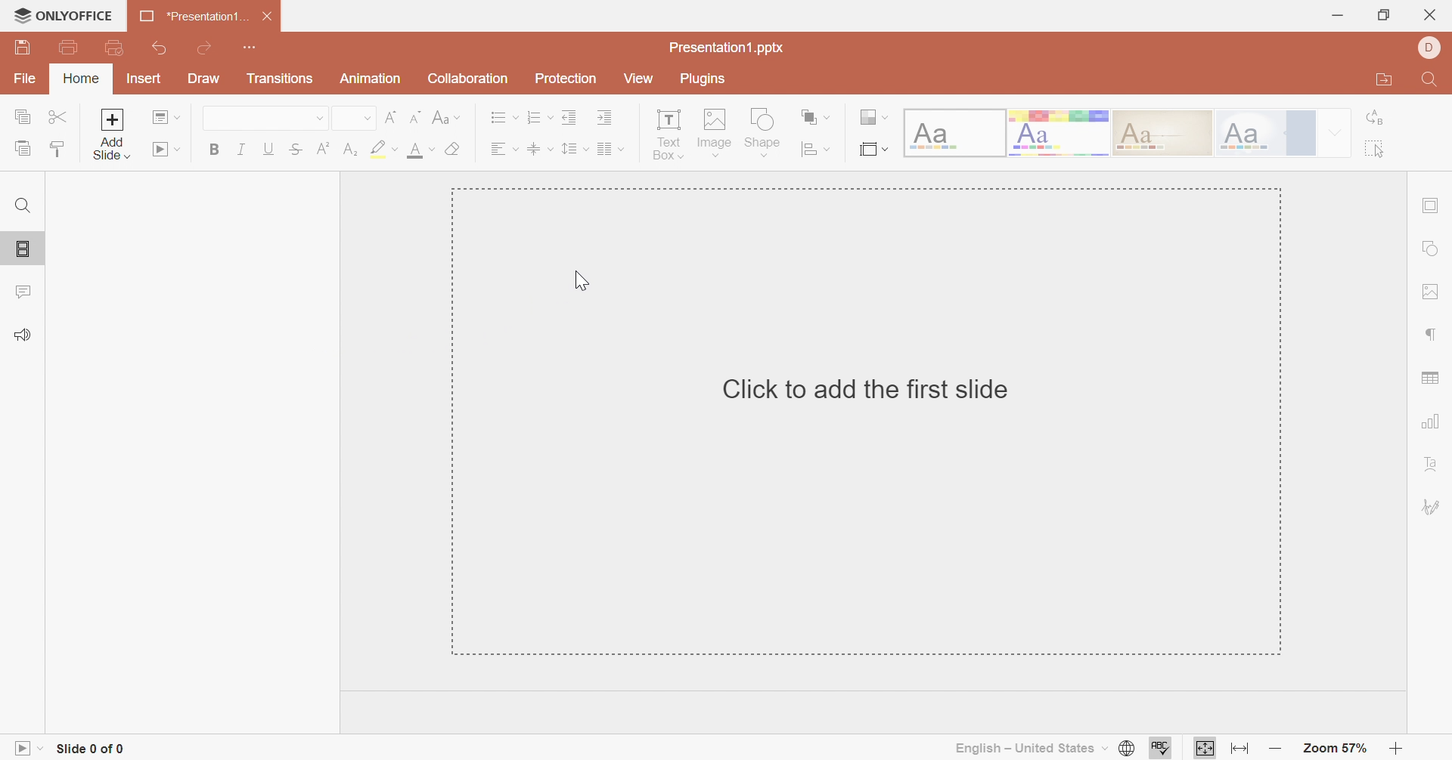 The image size is (1452, 760). I want to click on Insert, so click(144, 80).